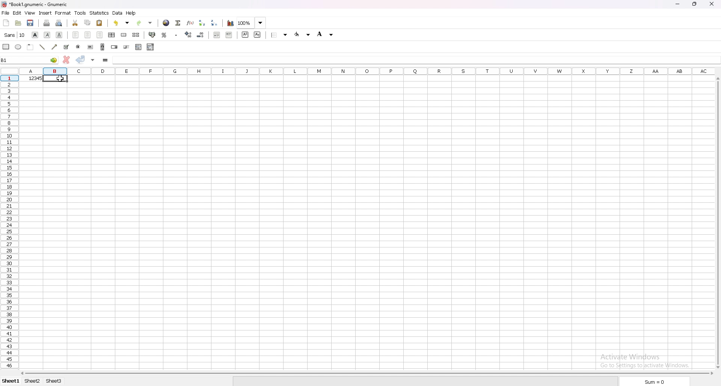  Describe the element at coordinates (229, 35) in the screenshot. I see `increase indent` at that location.